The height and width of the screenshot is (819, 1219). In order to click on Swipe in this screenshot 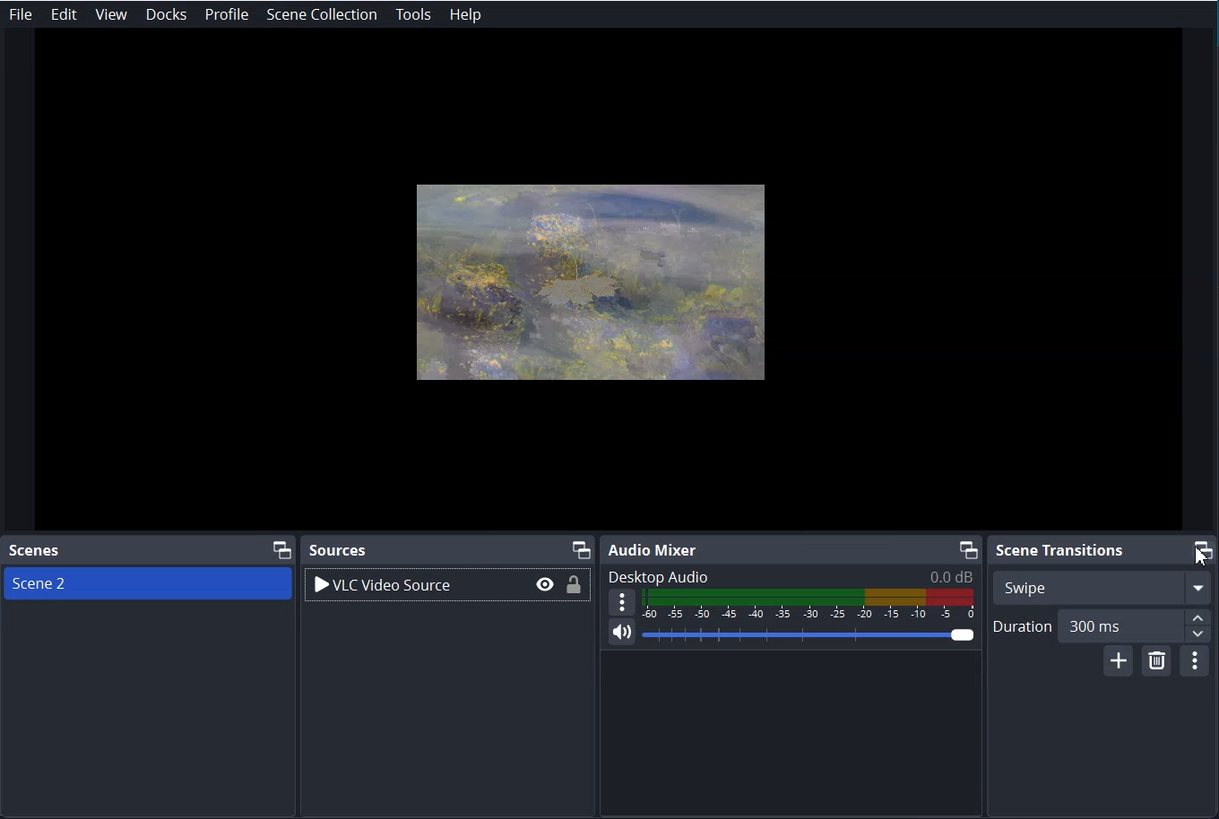, I will do `click(1098, 587)`.